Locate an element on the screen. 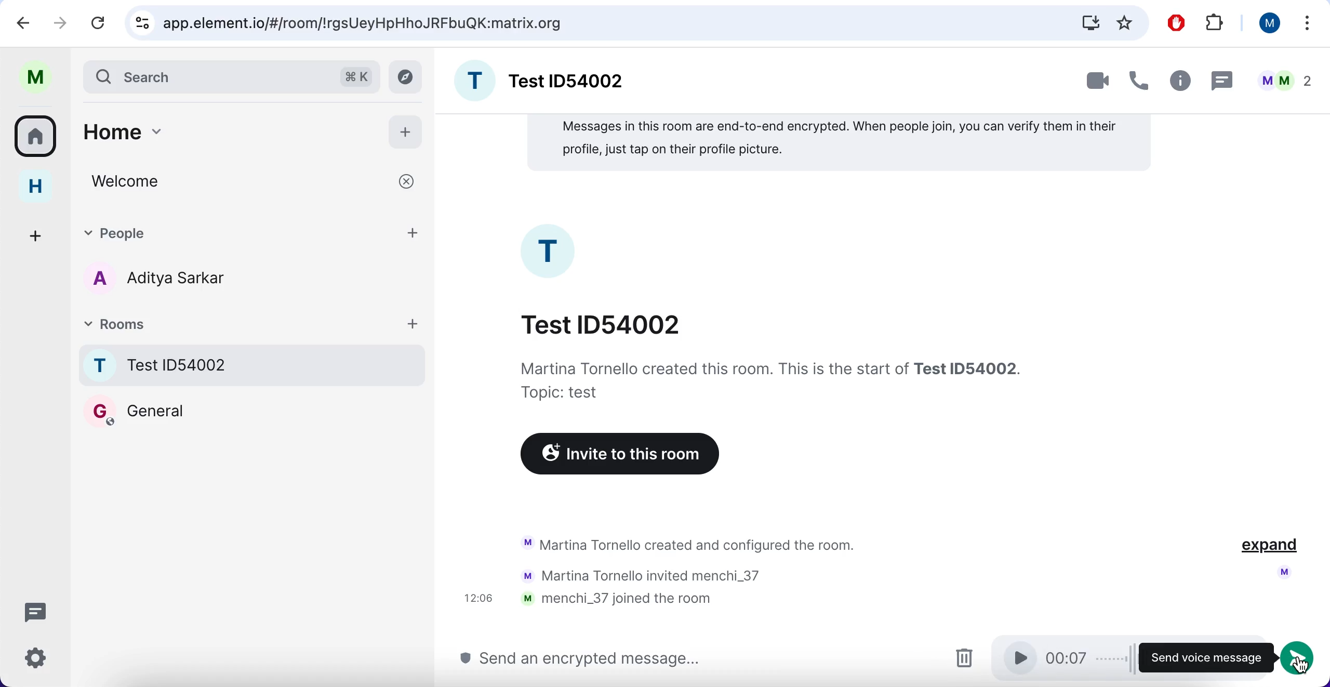 This screenshot has width=1330, height=687. home is located at coordinates (224, 130).